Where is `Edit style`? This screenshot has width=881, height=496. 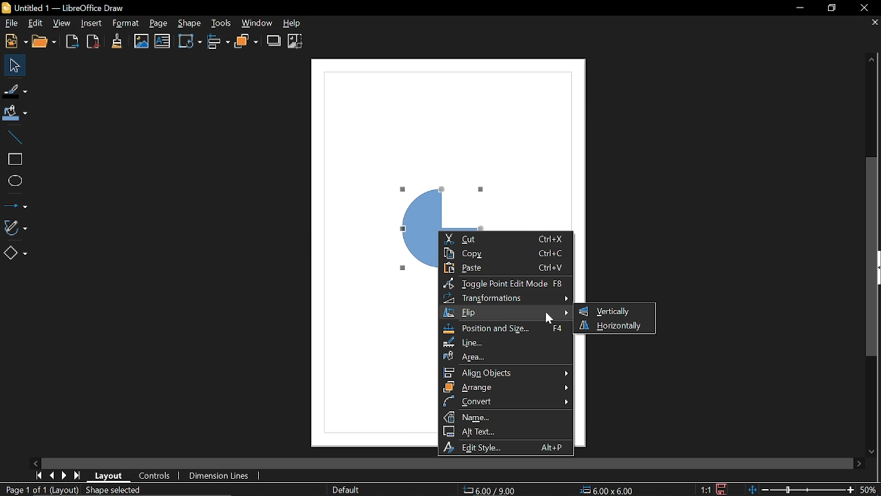 Edit style is located at coordinates (506, 447).